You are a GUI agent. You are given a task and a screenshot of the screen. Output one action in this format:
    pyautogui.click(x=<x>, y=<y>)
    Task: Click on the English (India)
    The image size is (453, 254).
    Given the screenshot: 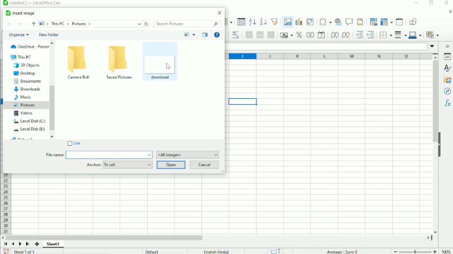 What is the action you would take?
    pyautogui.click(x=215, y=251)
    